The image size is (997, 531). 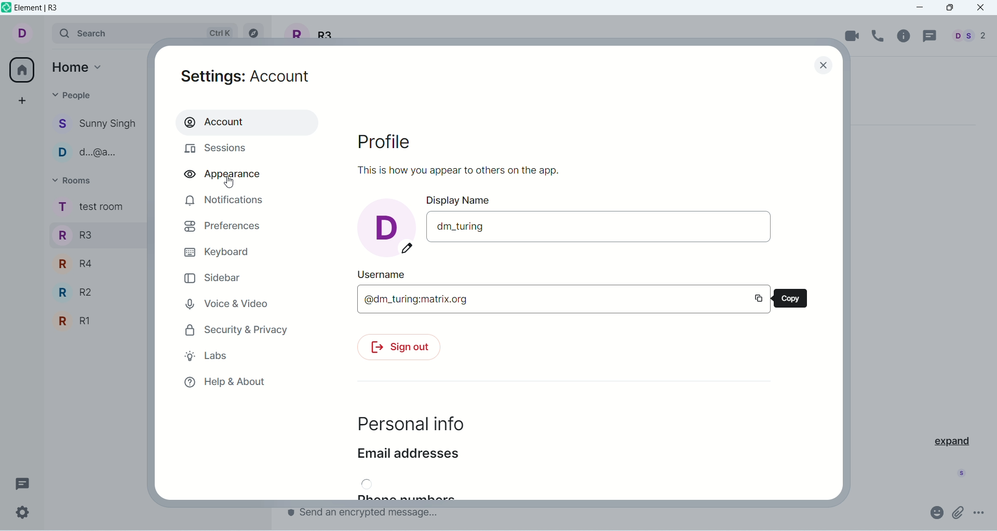 I want to click on security and privacy, so click(x=237, y=331).